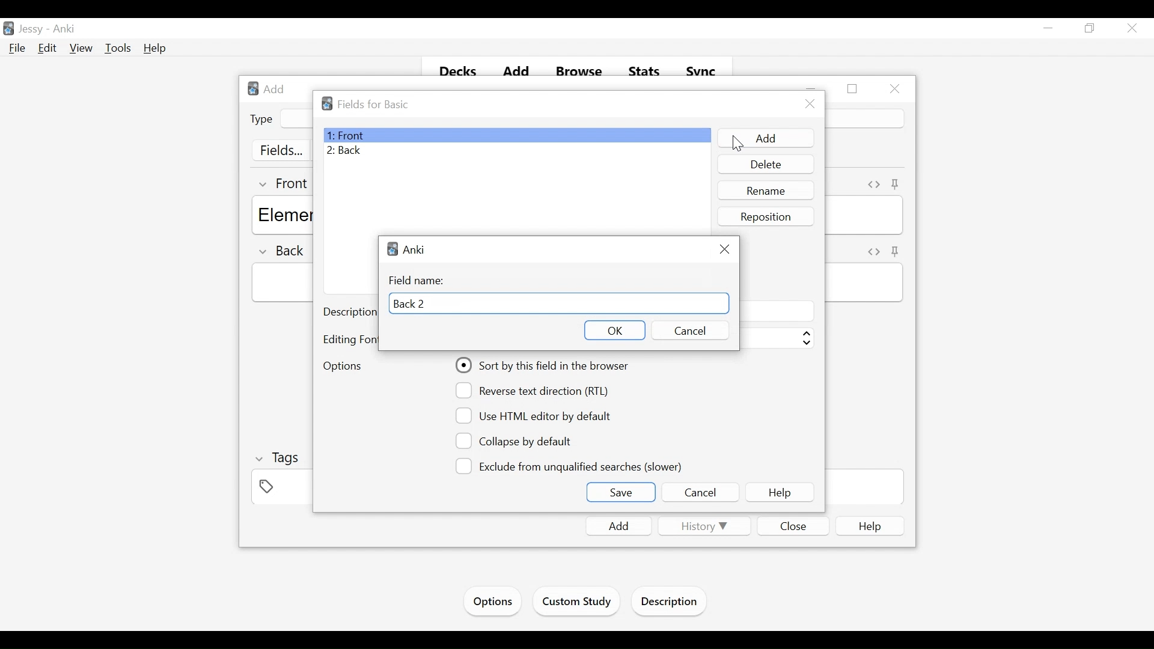  What do you see at coordinates (491, 602) in the screenshot?
I see `Options` at bounding box center [491, 602].